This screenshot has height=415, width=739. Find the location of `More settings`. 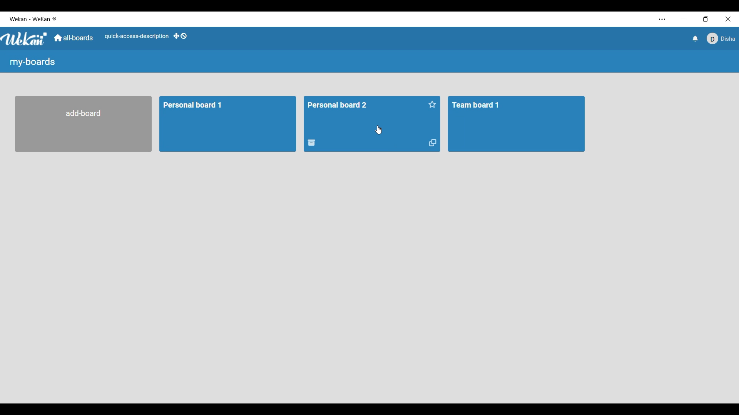

More settings is located at coordinates (662, 20).